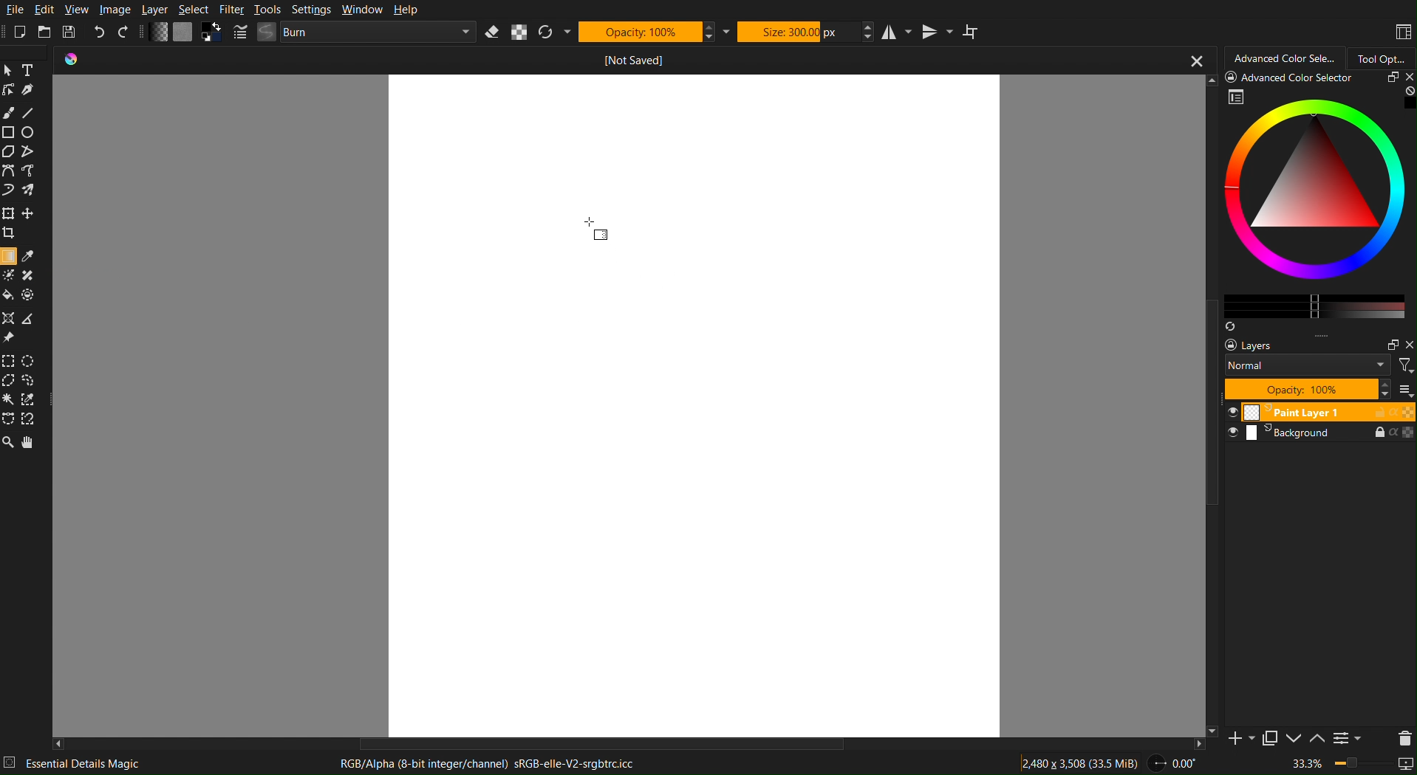  Describe the element at coordinates (22, 221) in the screenshot. I see `Move Tools` at that location.